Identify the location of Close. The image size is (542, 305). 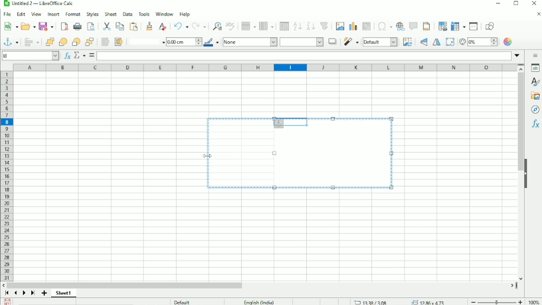
(534, 3).